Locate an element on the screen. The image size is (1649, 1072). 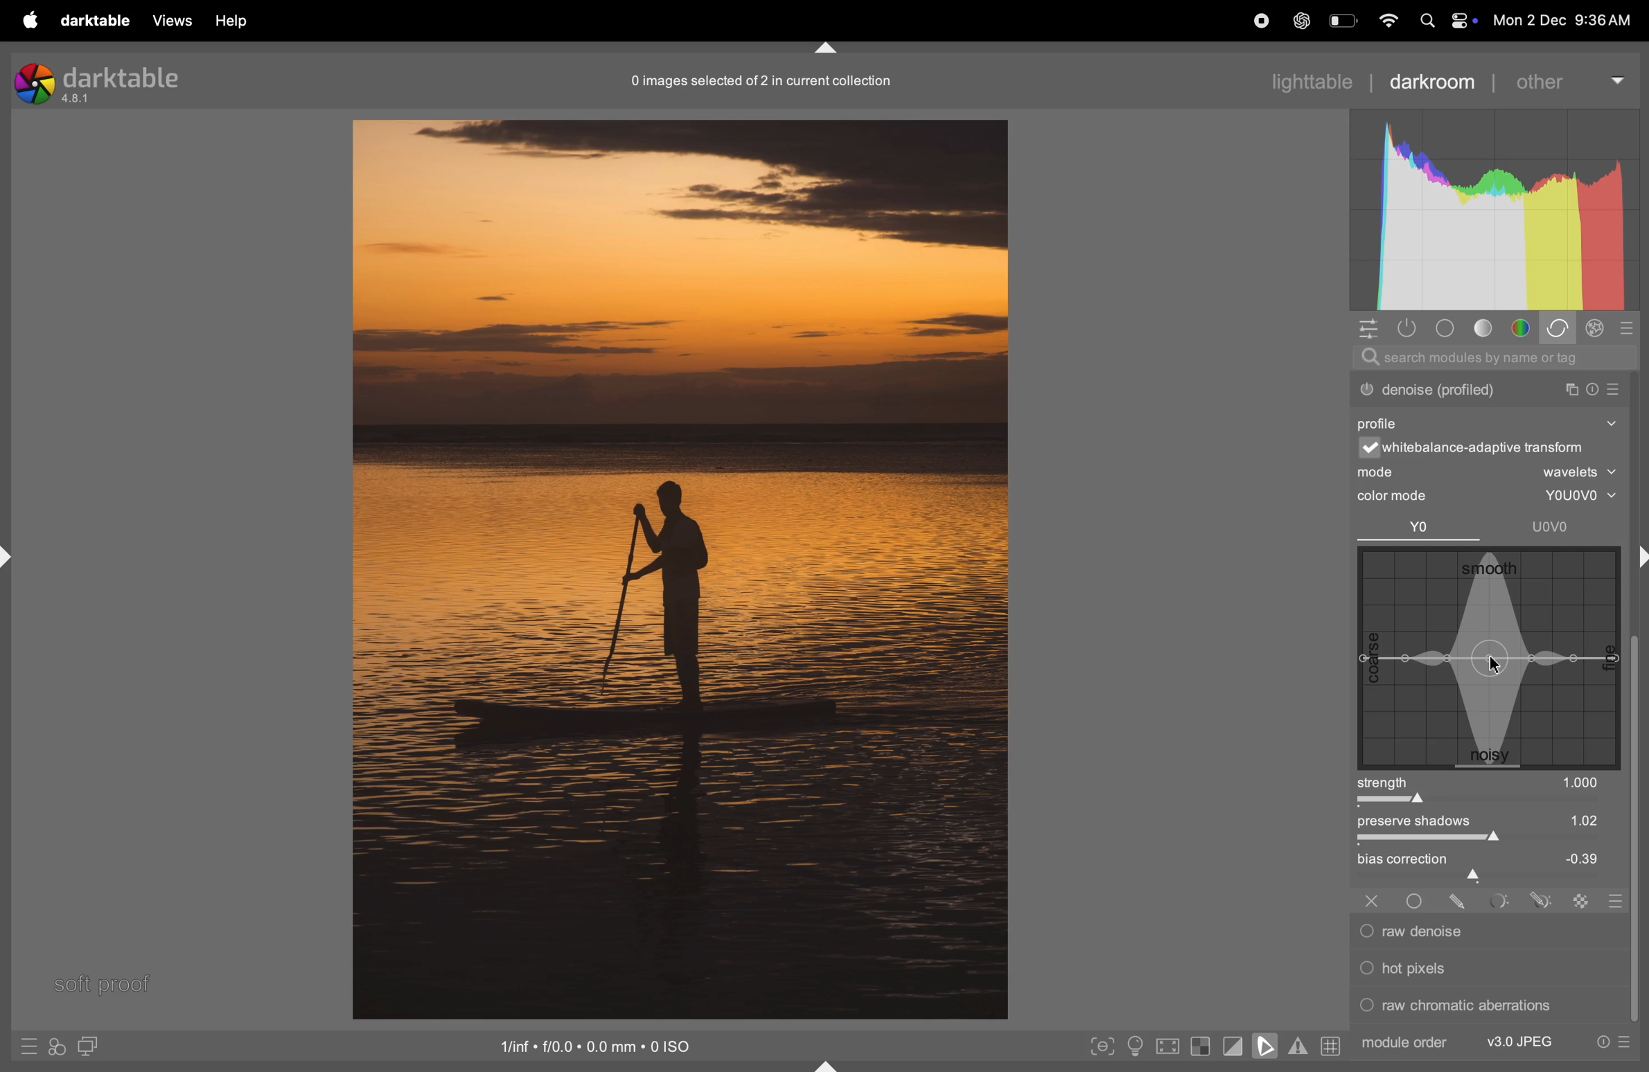
image is located at coordinates (680, 567).